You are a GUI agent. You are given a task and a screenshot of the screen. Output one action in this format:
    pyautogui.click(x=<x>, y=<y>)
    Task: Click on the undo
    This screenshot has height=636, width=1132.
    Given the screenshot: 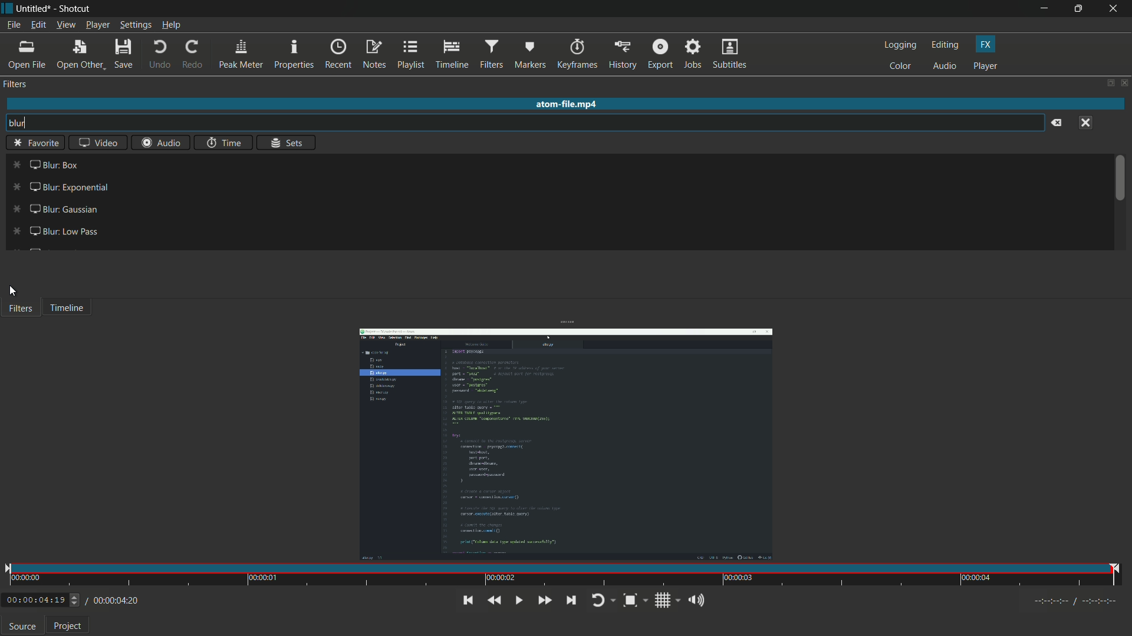 What is the action you would take?
    pyautogui.click(x=158, y=55)
    